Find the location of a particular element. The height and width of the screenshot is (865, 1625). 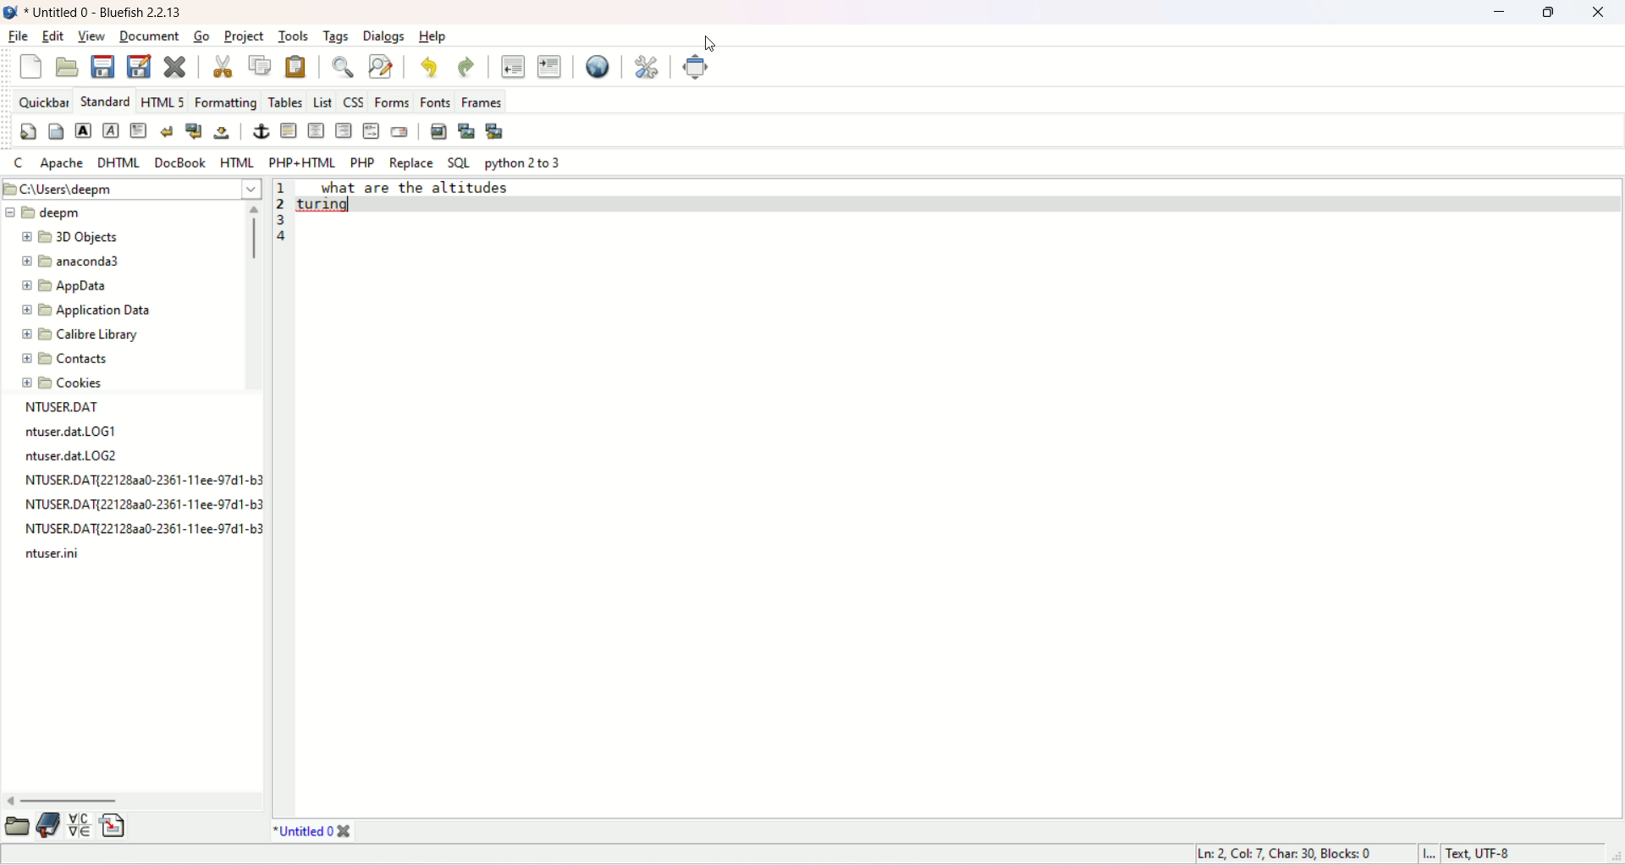

CSS is located at coordinates (353, 100).